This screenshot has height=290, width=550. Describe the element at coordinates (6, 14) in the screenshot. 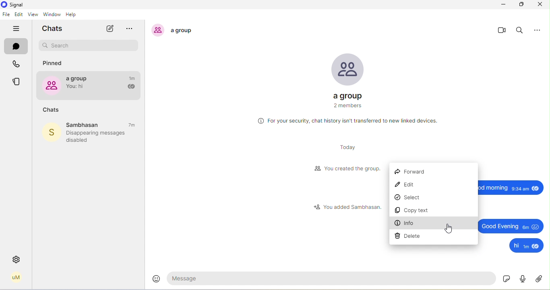

I see `file` at that location.